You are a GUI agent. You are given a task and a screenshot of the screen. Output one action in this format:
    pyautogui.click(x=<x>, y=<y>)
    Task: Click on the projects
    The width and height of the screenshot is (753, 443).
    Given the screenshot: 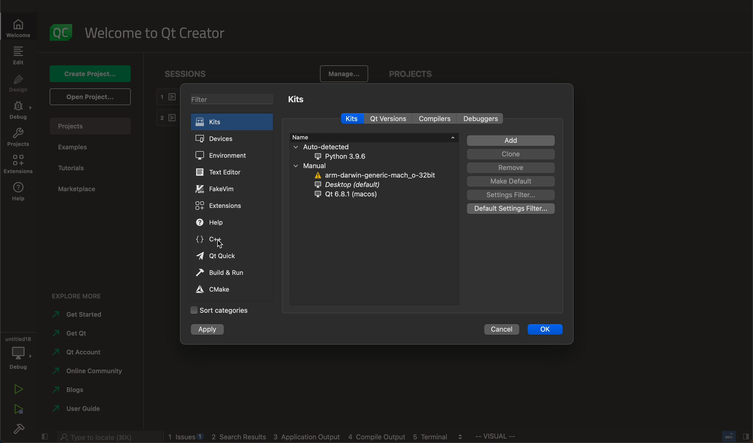 What is the action you would take?
    pyautogui.click(x=19, y=139)
    